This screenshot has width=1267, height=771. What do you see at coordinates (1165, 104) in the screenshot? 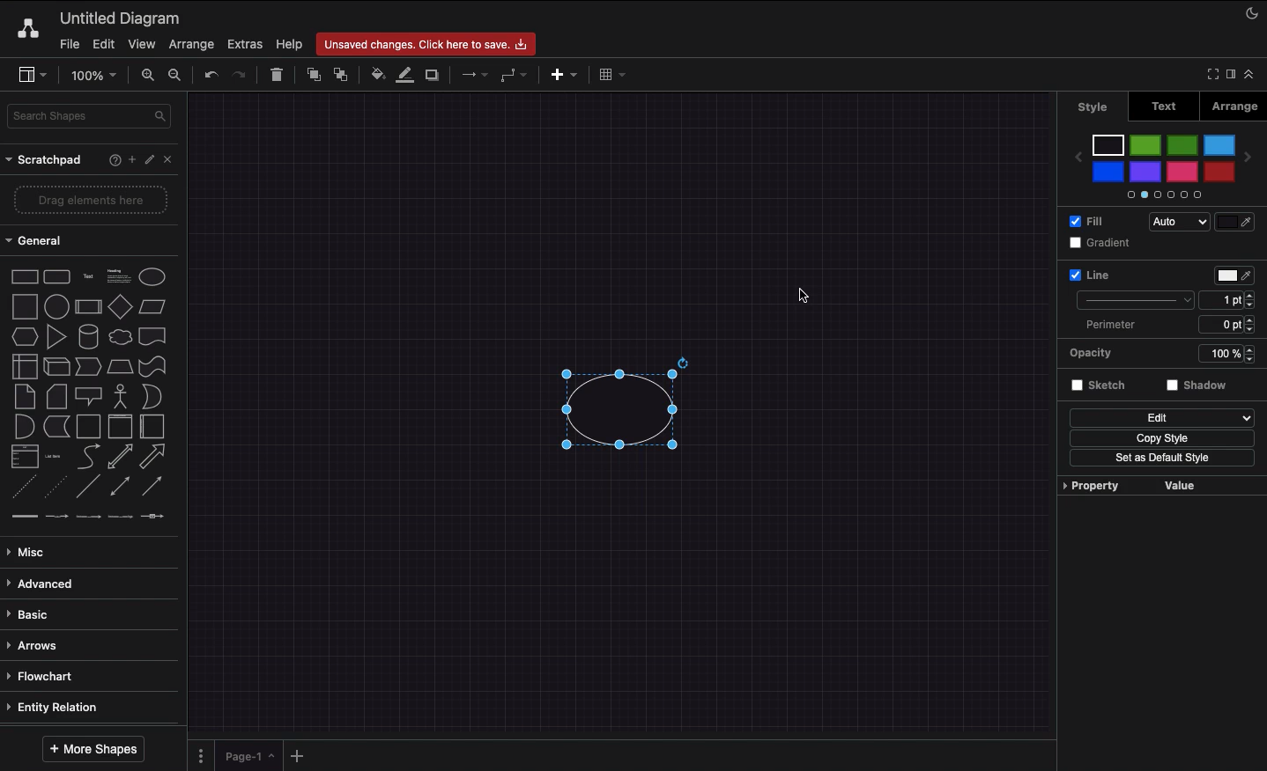
I see `Text` at bounding box center [1165, 104].